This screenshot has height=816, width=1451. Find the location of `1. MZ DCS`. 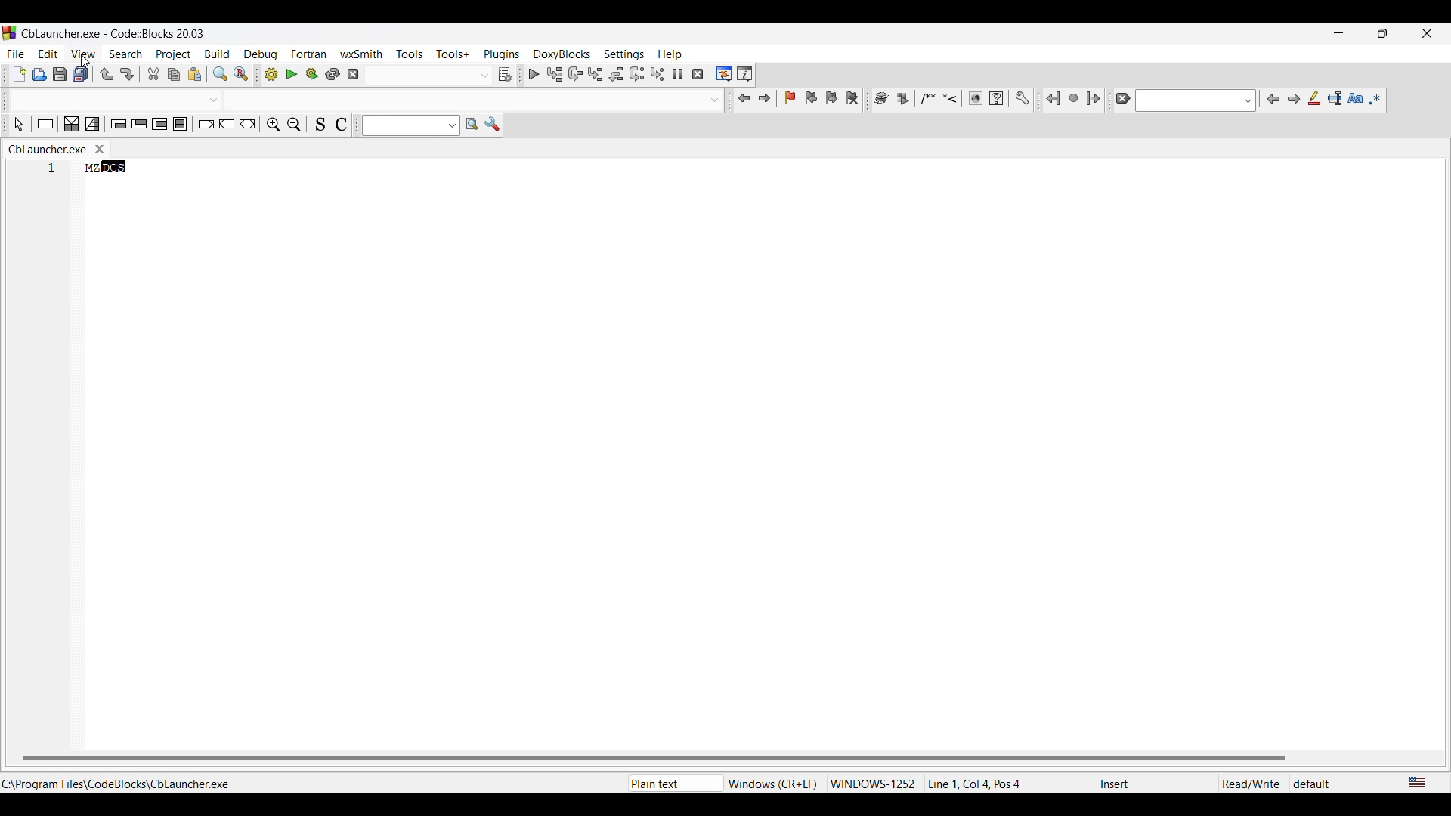

1. MZ DCS is located at coordinates (91, 169).